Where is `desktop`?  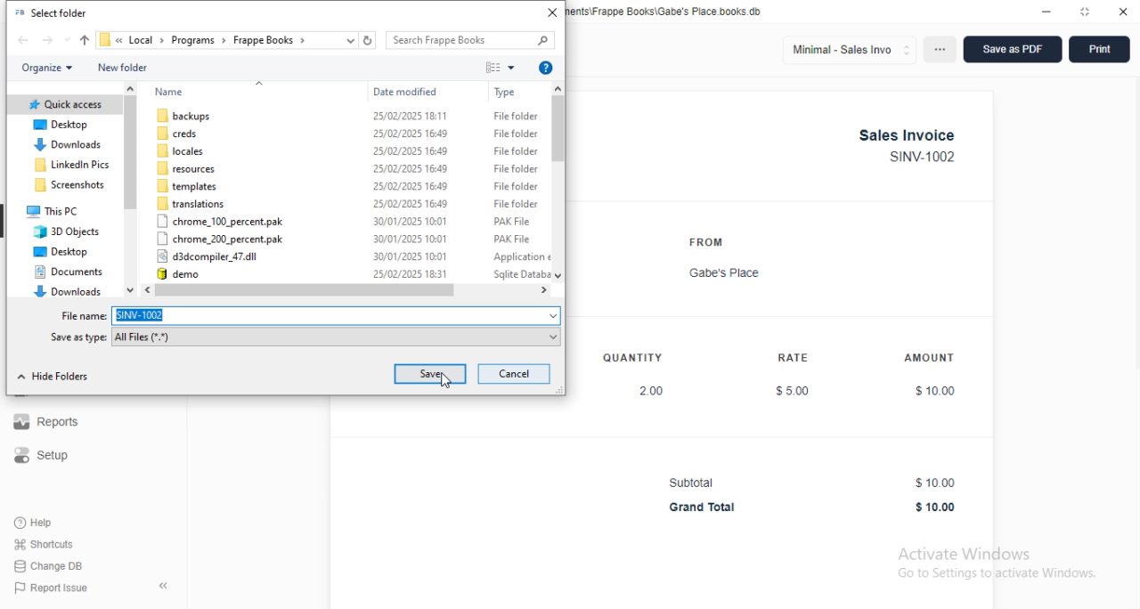
desktop is located at coordinates (60, 252).